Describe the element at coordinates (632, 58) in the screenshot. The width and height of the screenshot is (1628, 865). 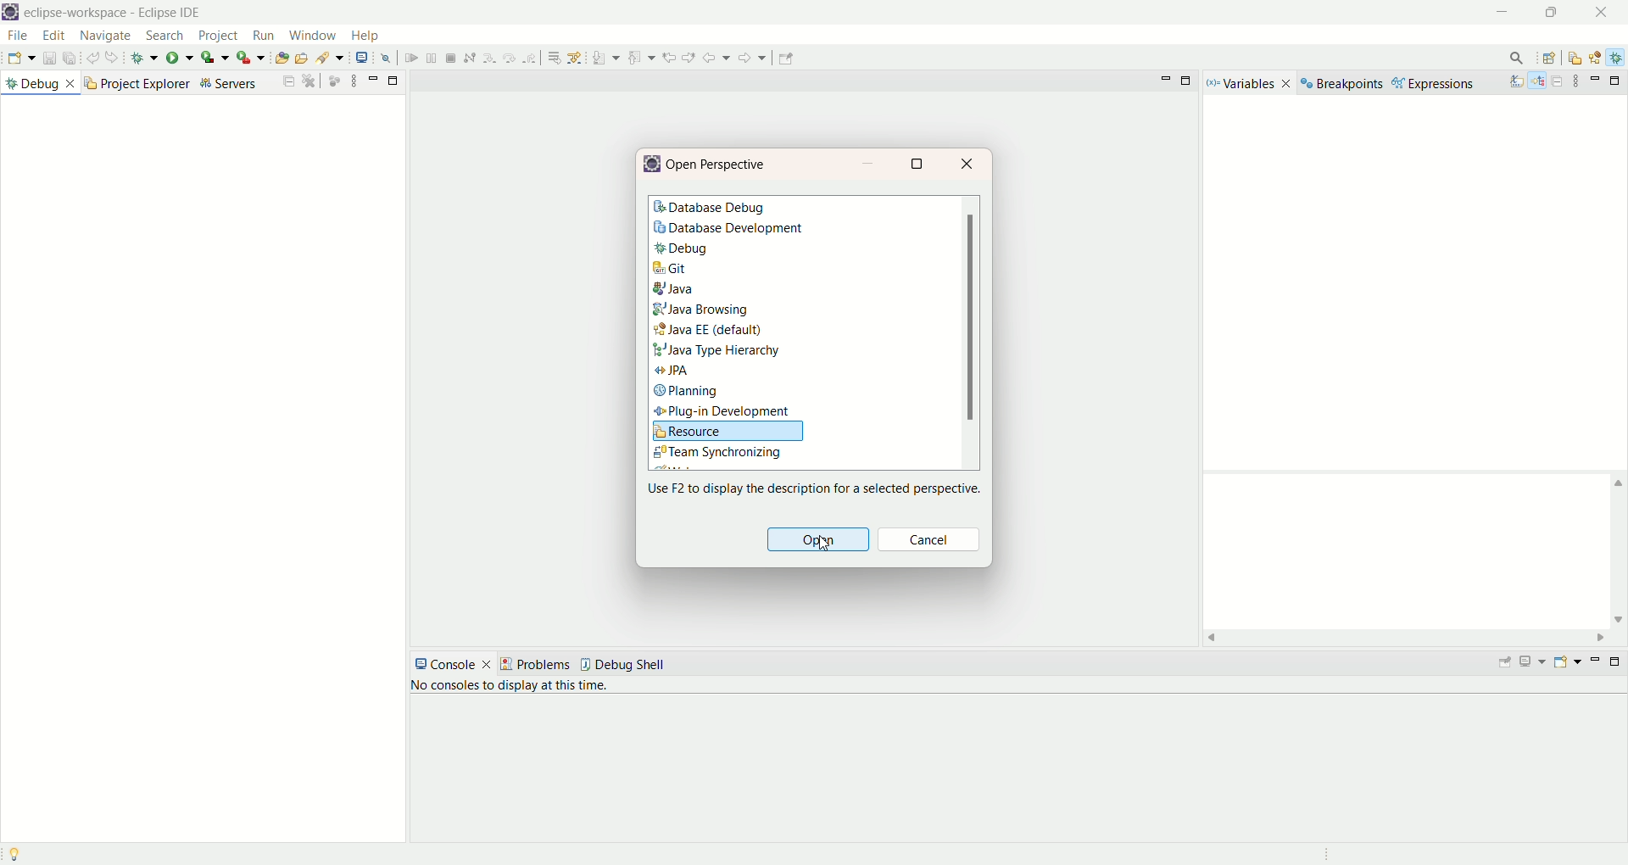
I see `step over` at that location.